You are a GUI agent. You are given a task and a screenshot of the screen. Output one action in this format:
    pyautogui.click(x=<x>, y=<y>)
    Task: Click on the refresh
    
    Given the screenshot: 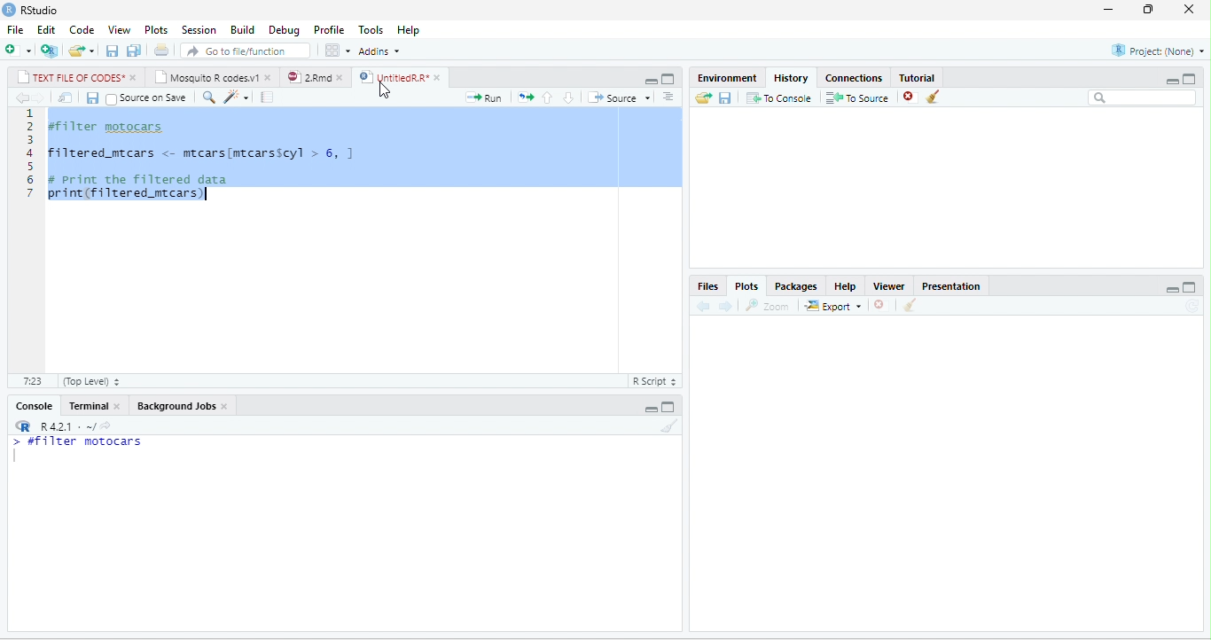 What is the action you would take?
    pyautogui.click(x=1192, y=306)
    